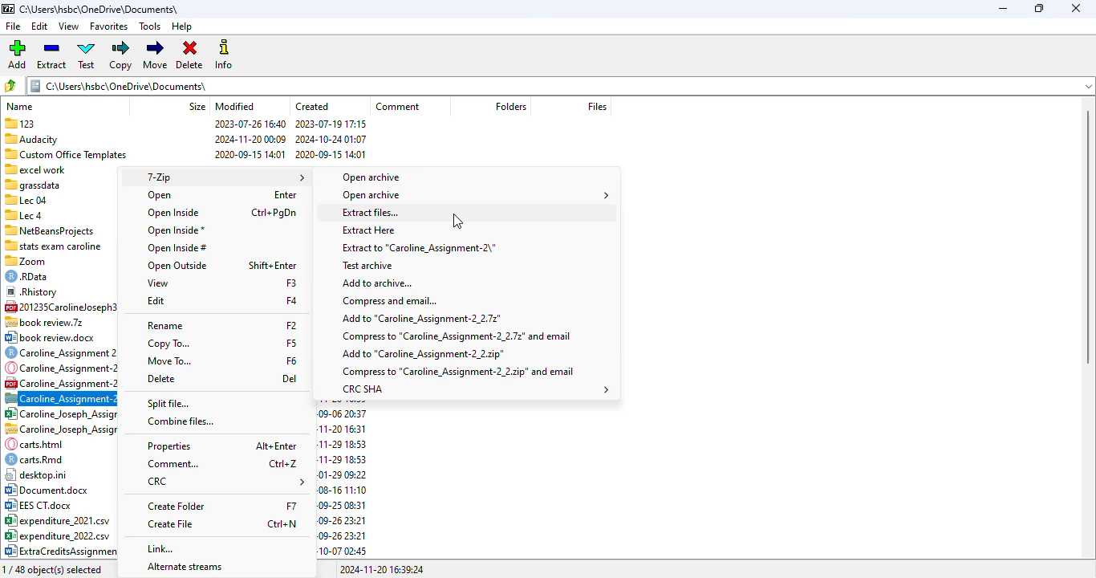 The width and height of the screenshot is (1096, 578). Describe the element at coordinates (7, 9) in the screenshot. I see `logo` at that location.